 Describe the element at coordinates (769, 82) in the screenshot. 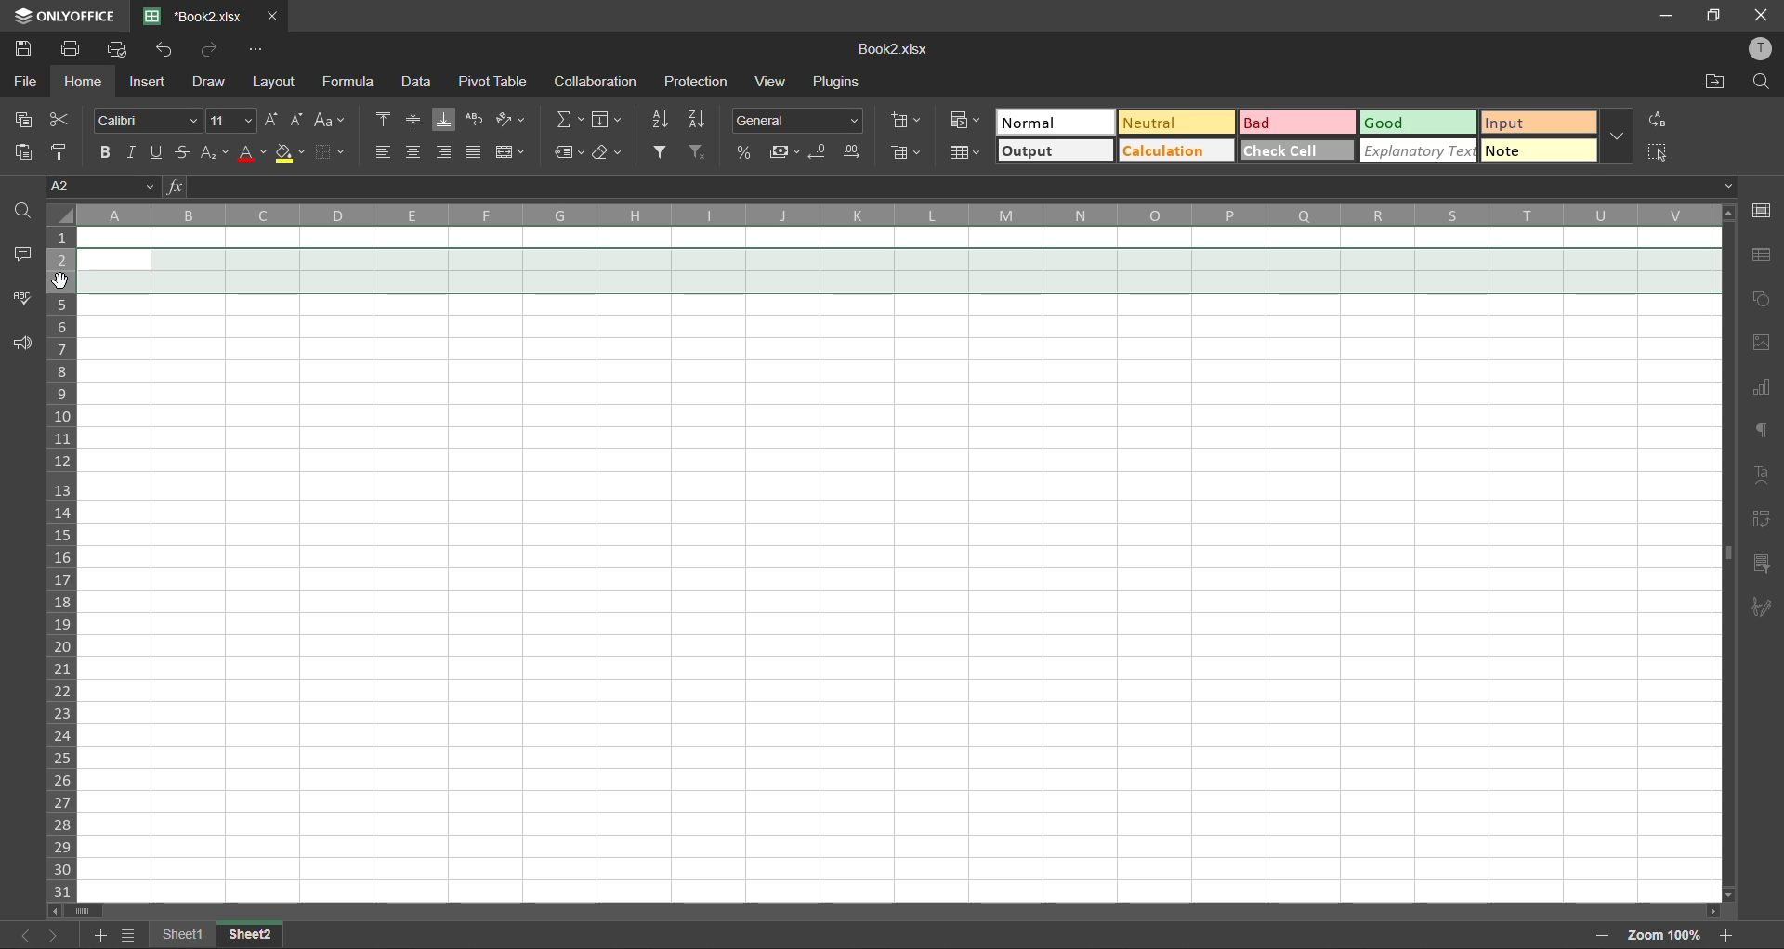

I see `view` at that location.